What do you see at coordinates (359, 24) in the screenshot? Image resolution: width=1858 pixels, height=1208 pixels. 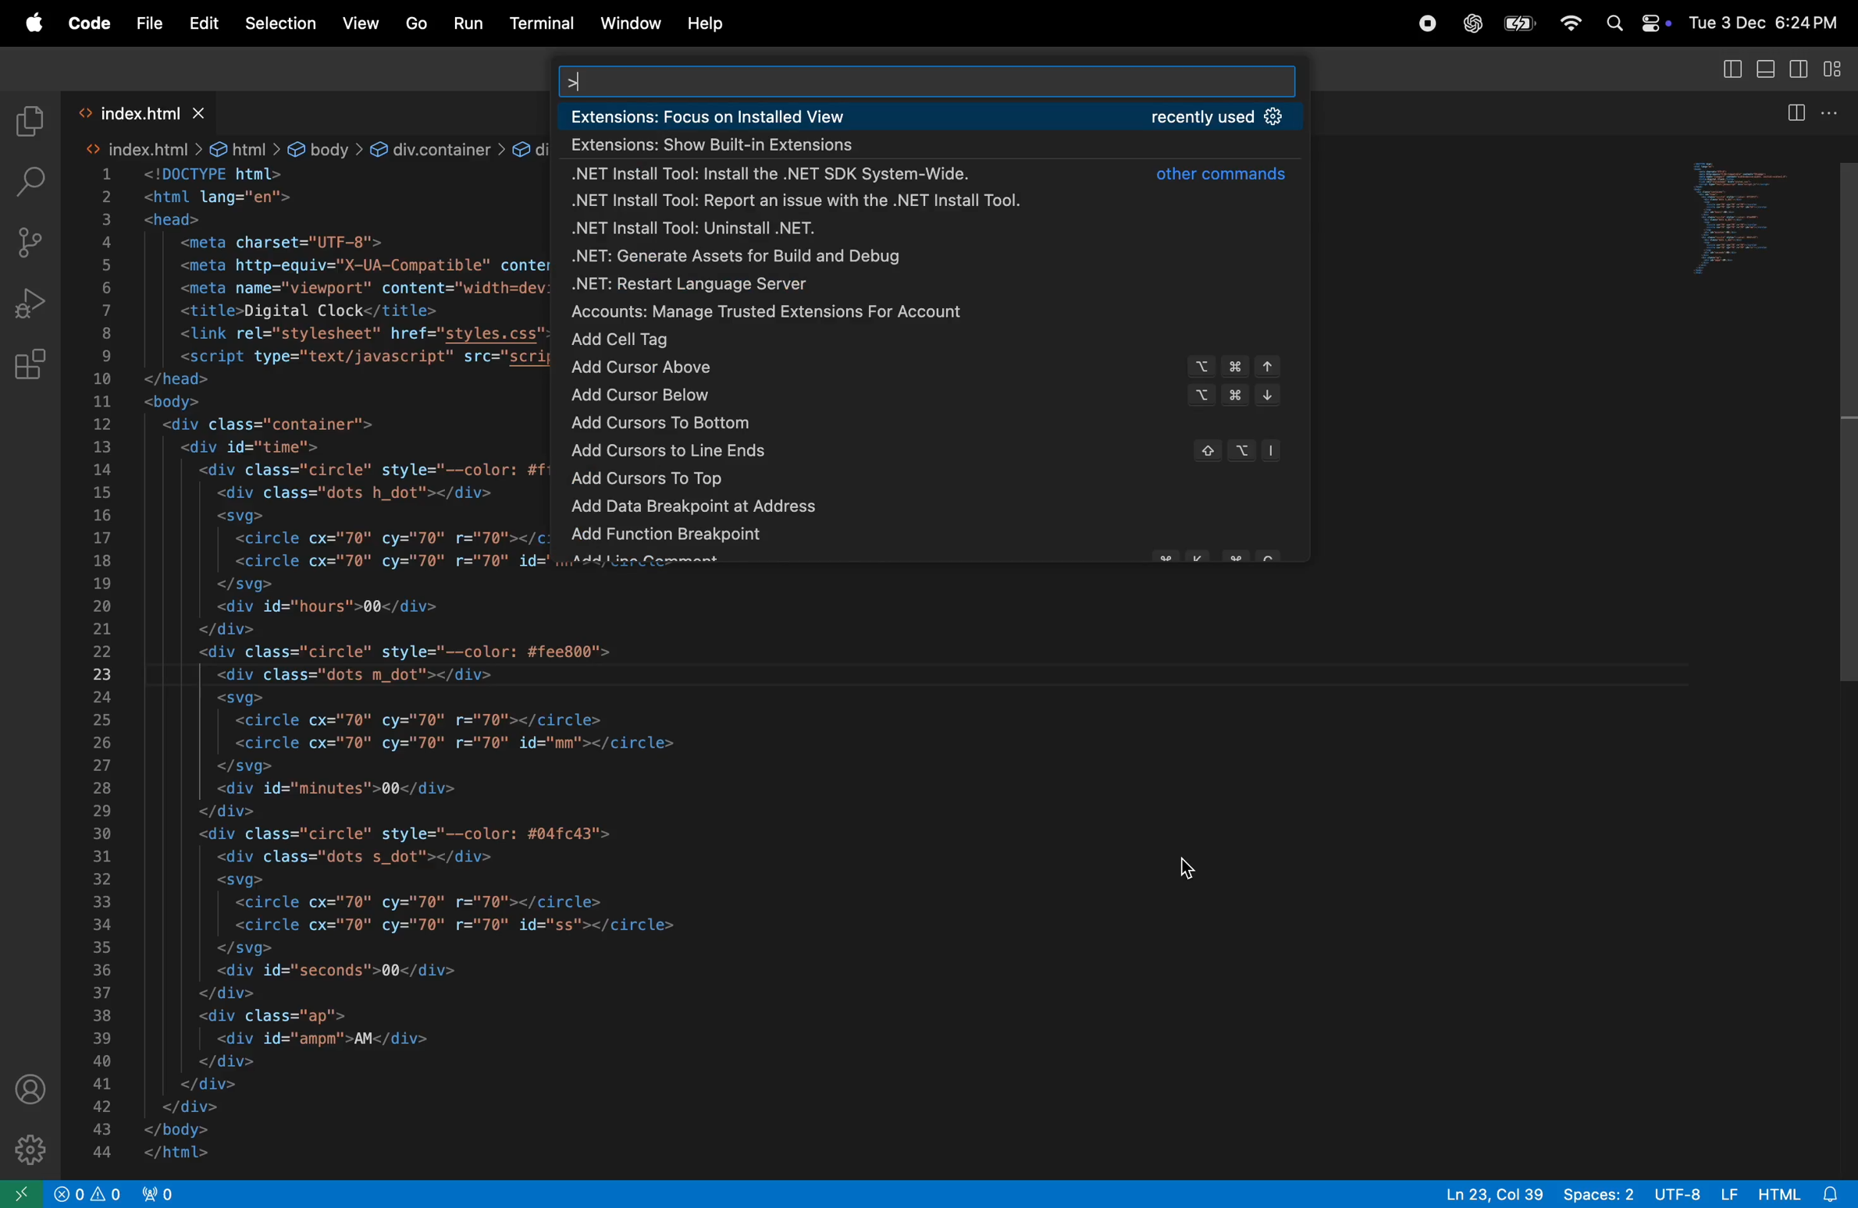 I see `View` at bounding box center [359, 24].